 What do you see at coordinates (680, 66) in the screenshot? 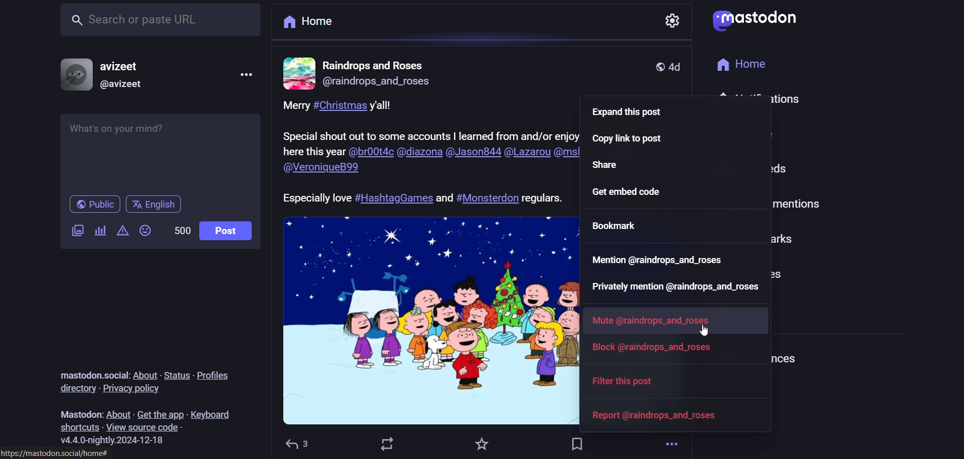
I see `time posted` at bounding box center [680, 66].